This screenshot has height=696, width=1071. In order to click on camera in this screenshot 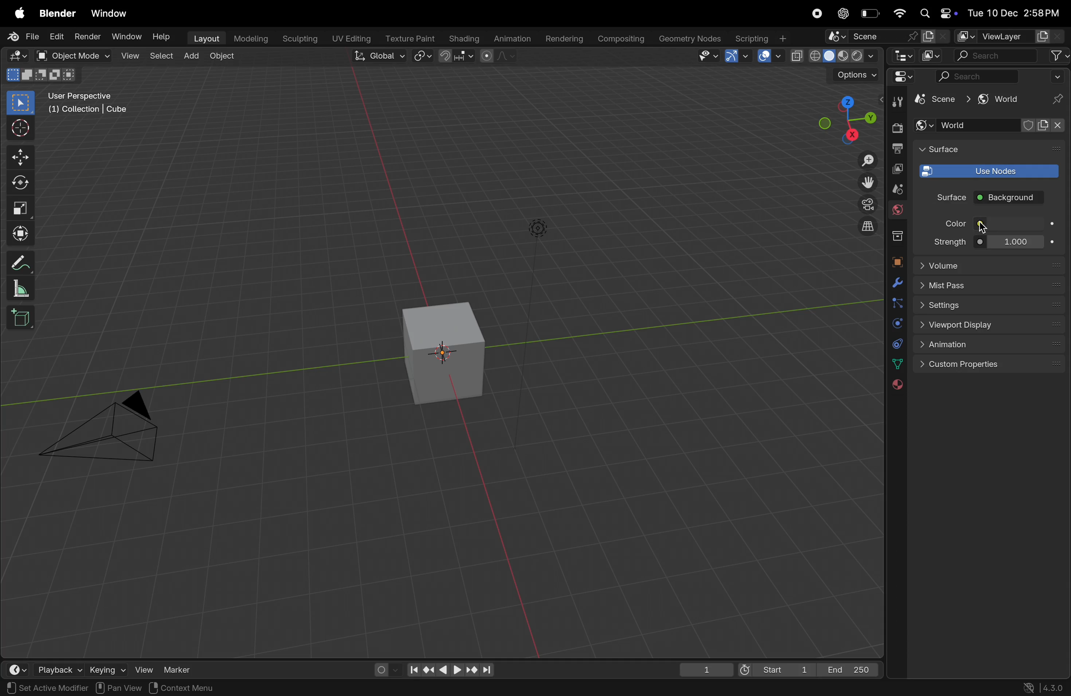, I will do `click(865, 204)`.